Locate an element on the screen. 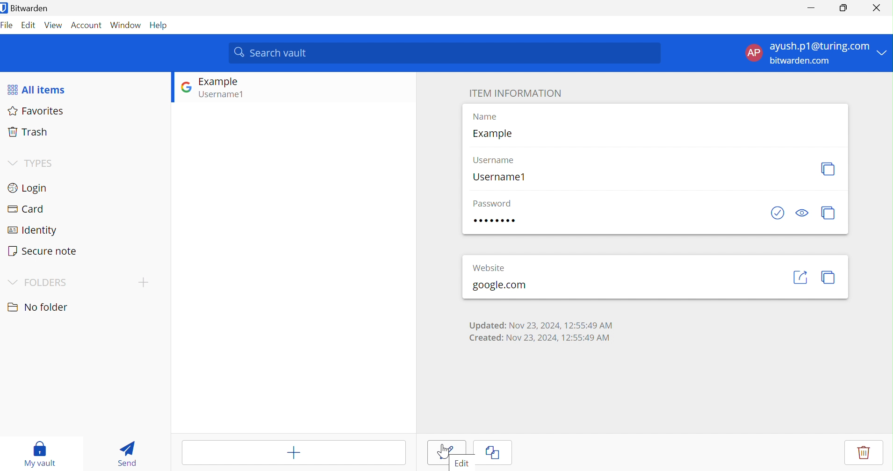  Example is located at coordinates (492, 133).